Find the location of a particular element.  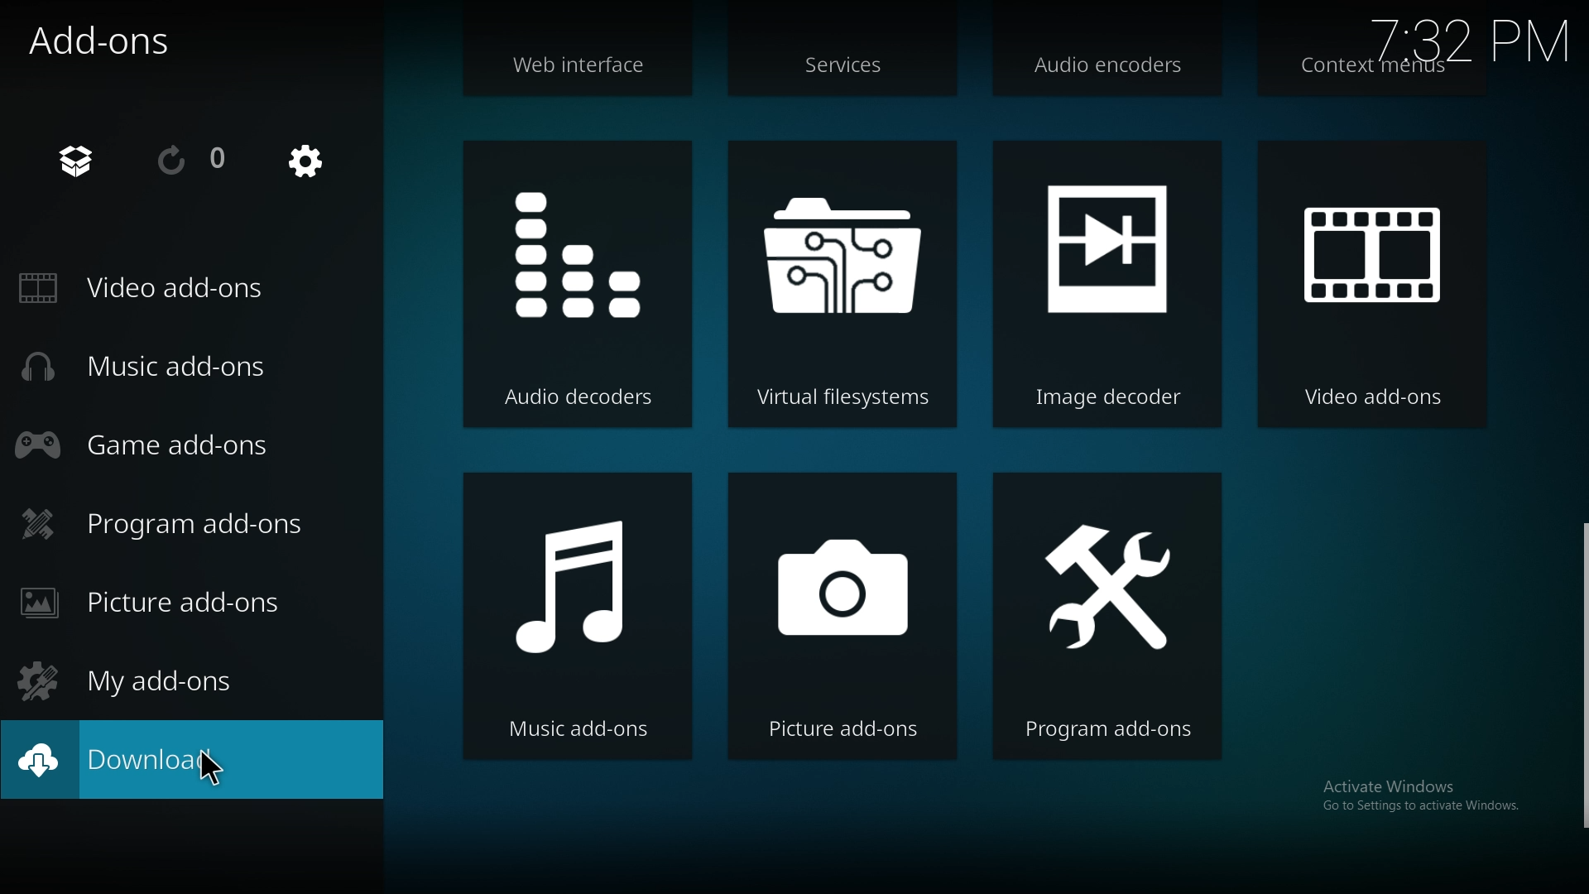

context menus is located at coordinates (1371, 69).